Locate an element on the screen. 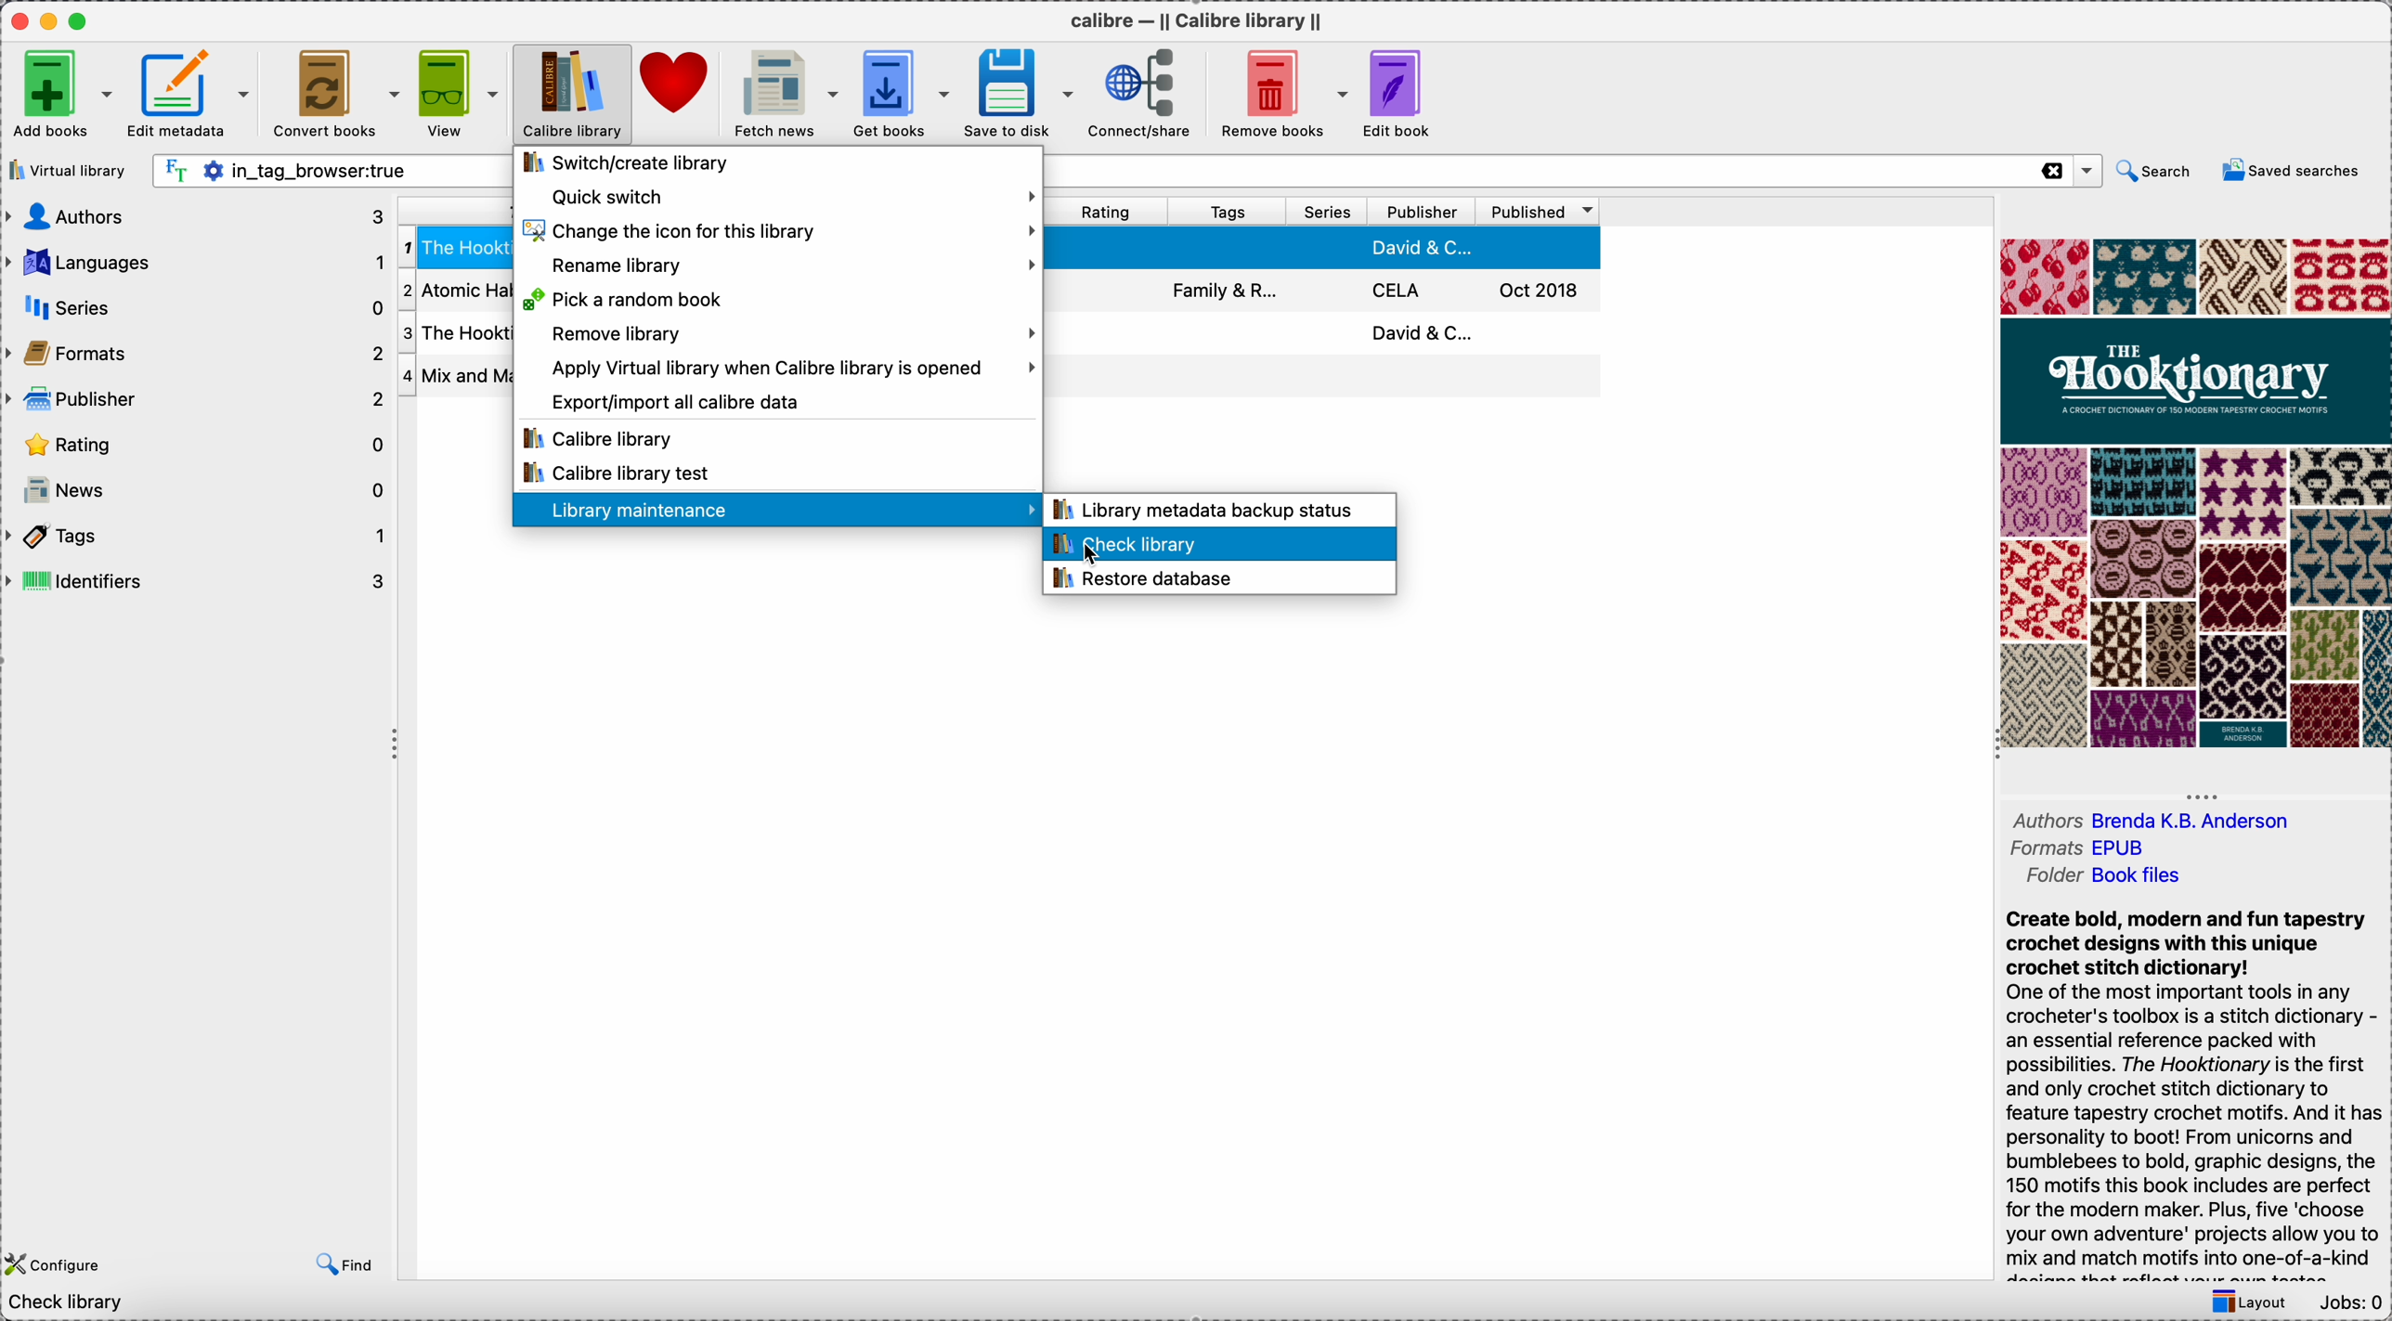 This screenshot has height=1321, width=2392. hide is located at coordinates (2203, 793).